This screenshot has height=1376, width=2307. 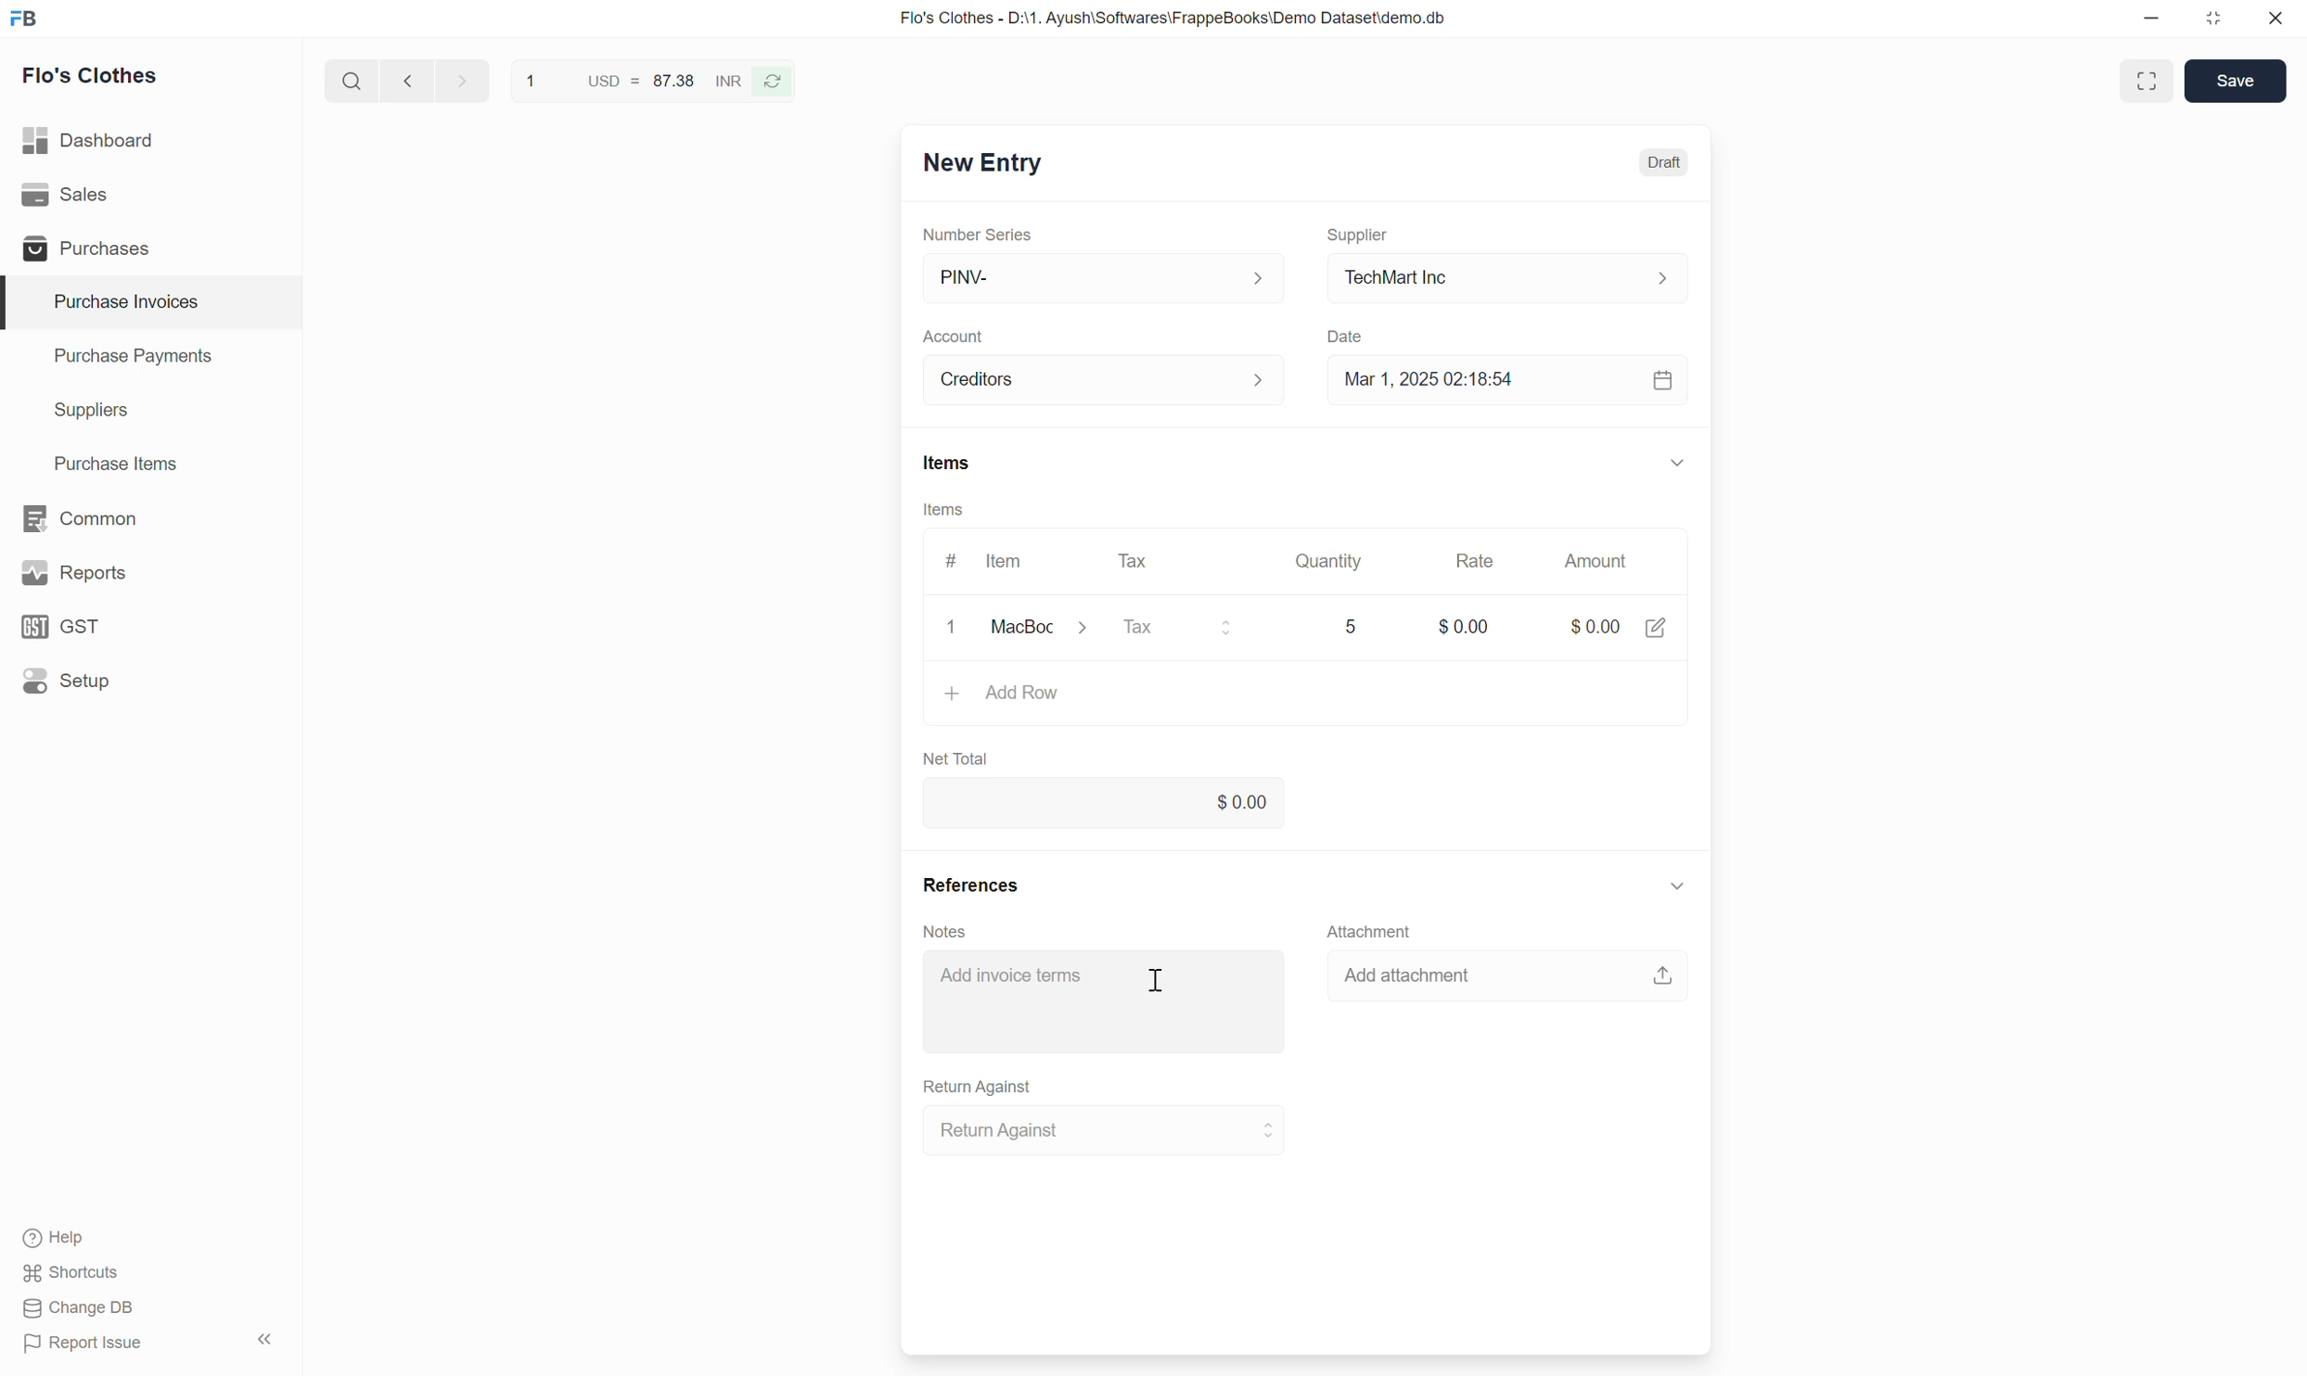 I want to click on Attachment, so click(x=1369, y=930).